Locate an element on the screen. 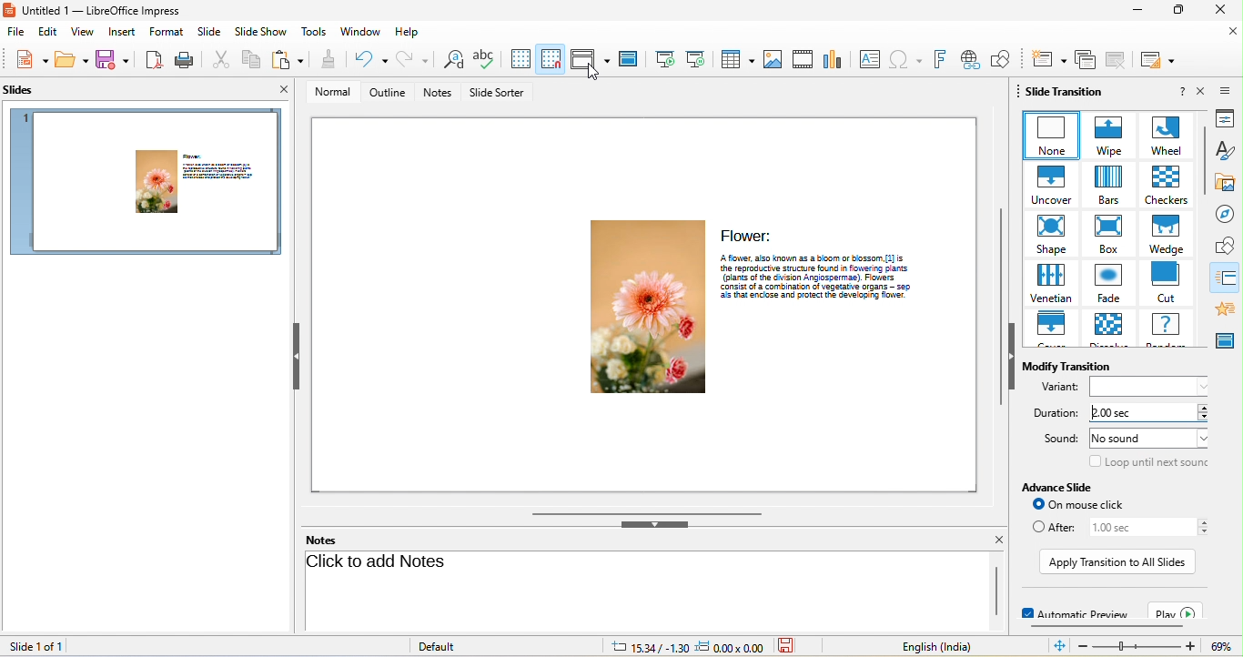 The image size is (1243, 657). close is located at coordinates (1219, 10).